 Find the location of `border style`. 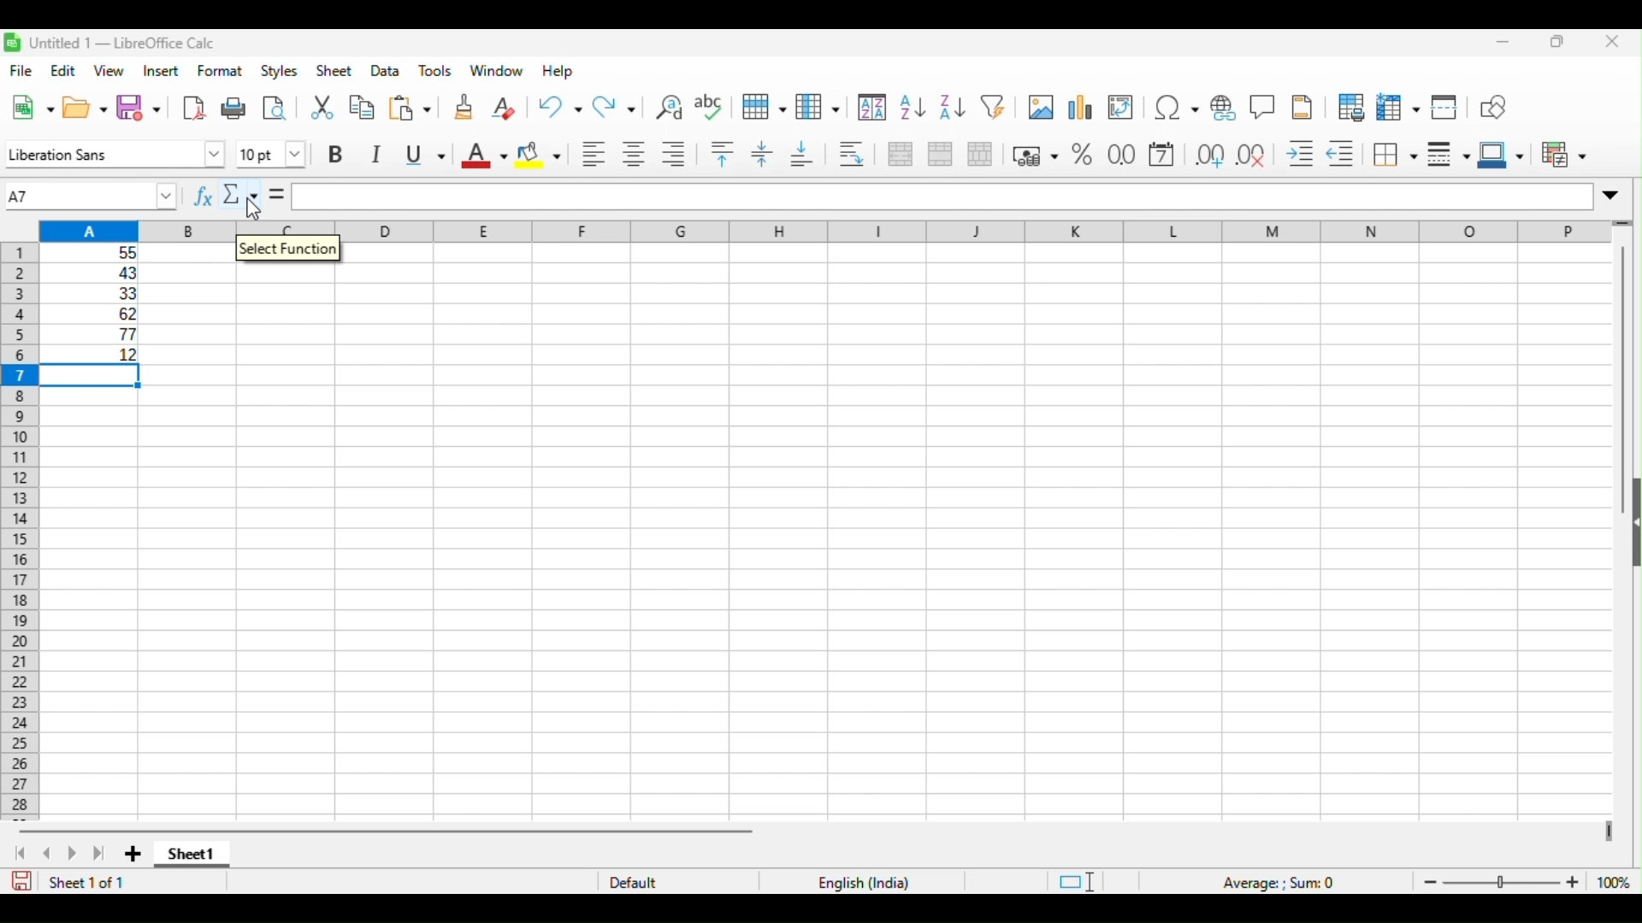

border style is located at coordinates (1447, 152).